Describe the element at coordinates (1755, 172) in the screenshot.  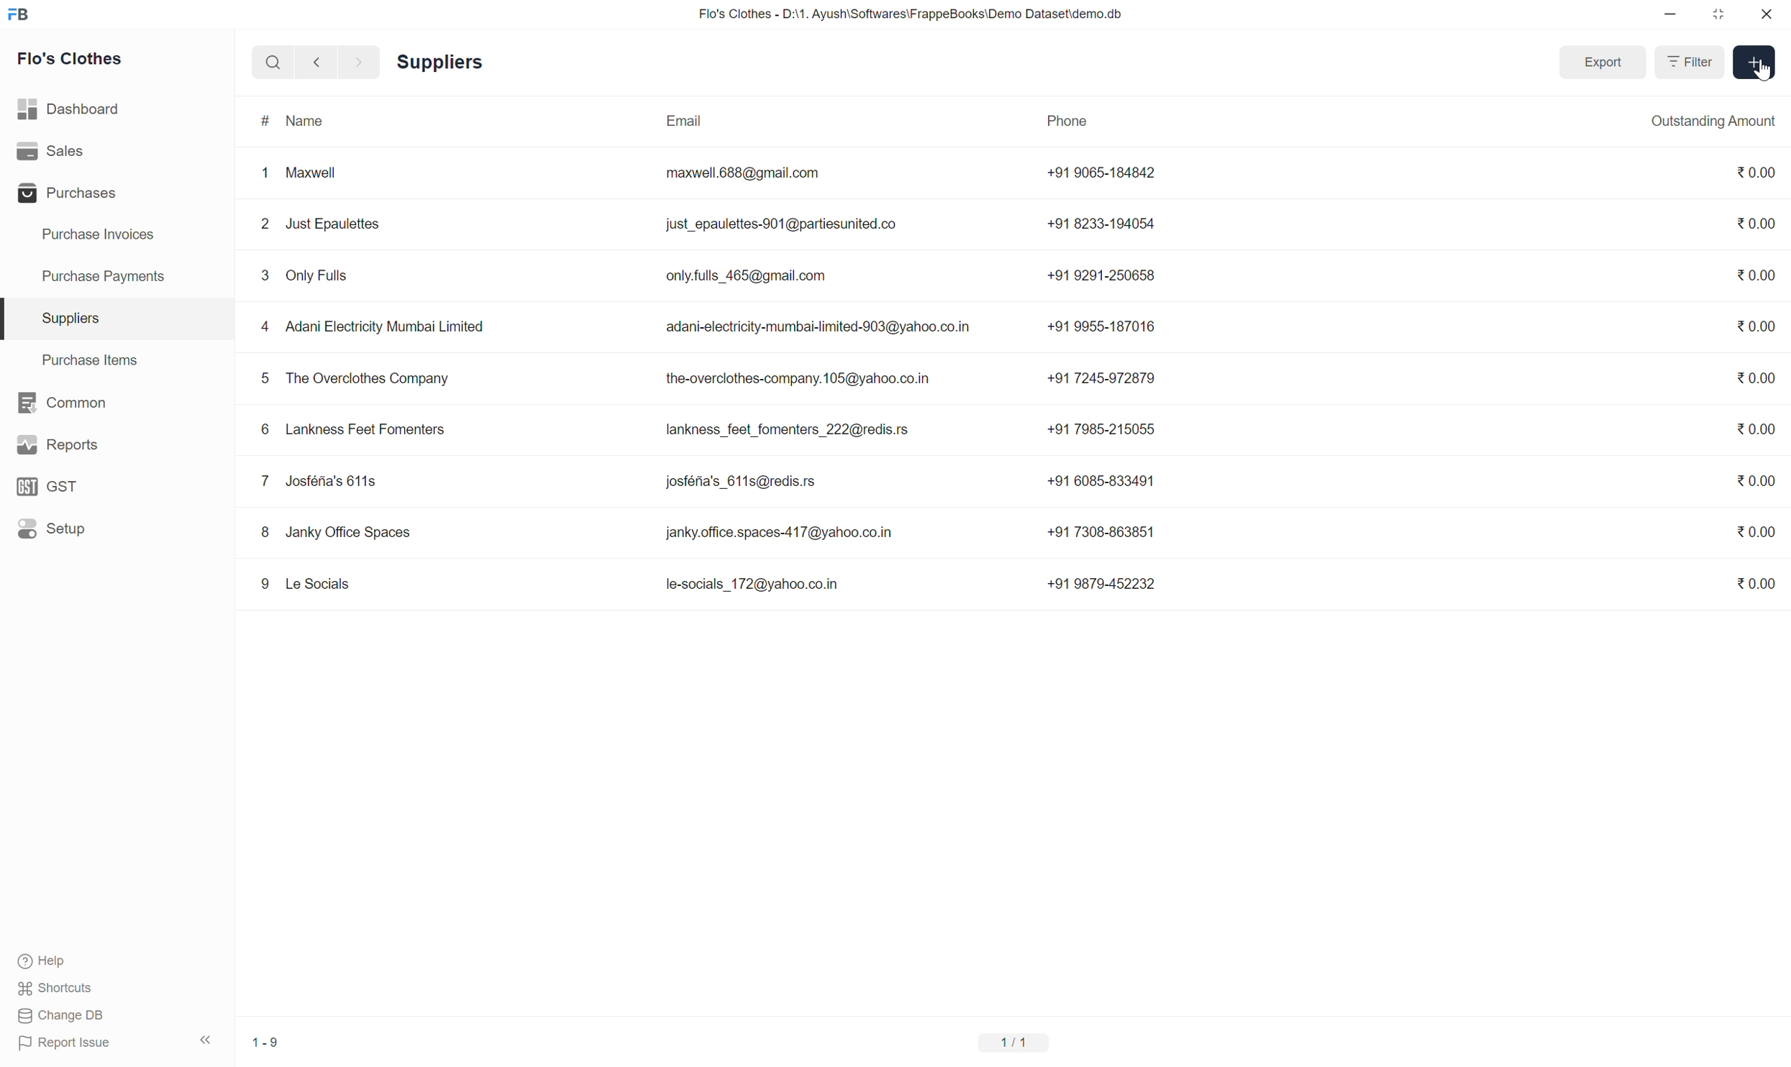
I see `0.00` at that location.